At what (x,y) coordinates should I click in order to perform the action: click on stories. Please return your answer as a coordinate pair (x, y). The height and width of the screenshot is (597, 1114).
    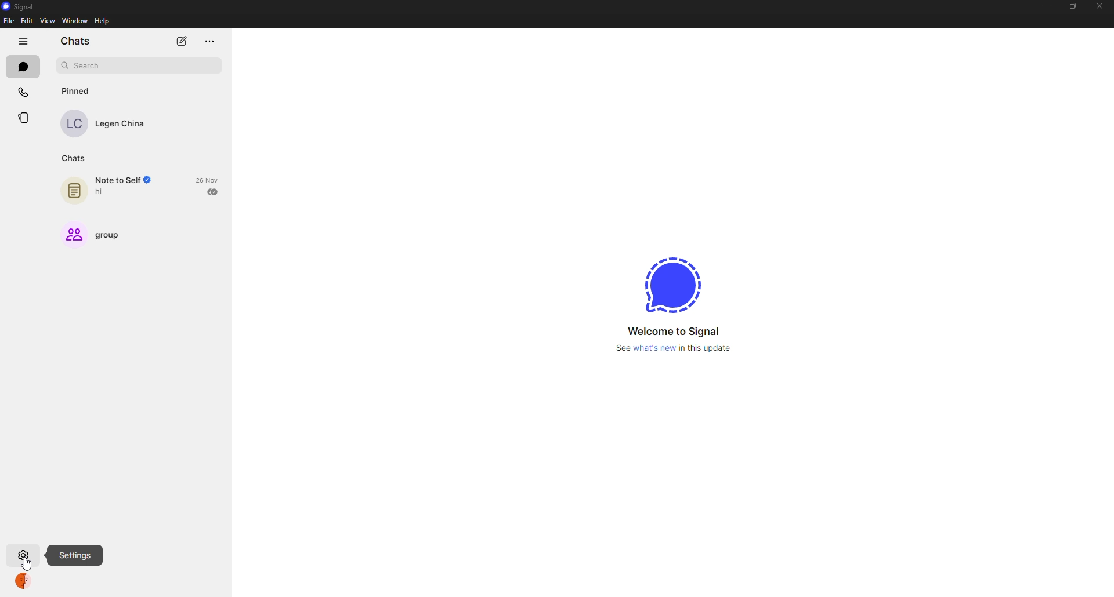
    Looking at the image, I should click on (26, 118).